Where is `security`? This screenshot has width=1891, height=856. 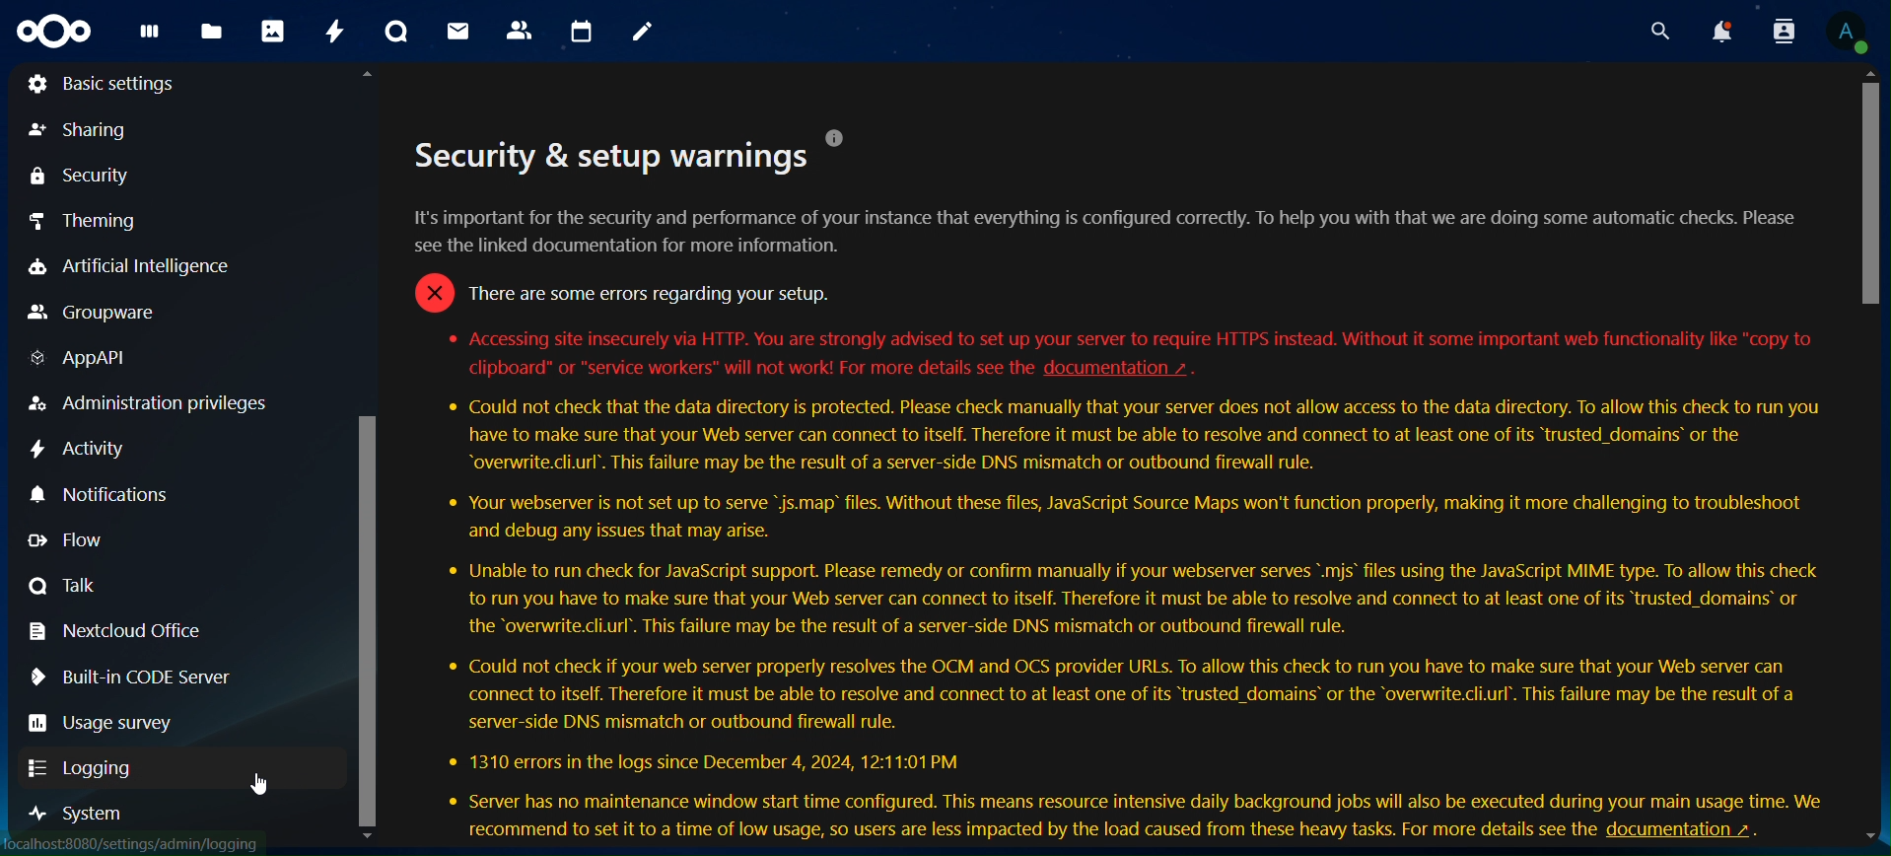 security is located at coordinates (78, 175).